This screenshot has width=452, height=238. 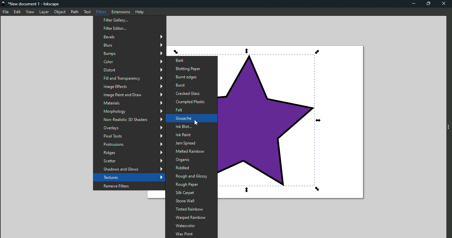 What do you see at coordinates (128, 102) in the screenshot?
I see `Materials` at bounding box center [128, 102].